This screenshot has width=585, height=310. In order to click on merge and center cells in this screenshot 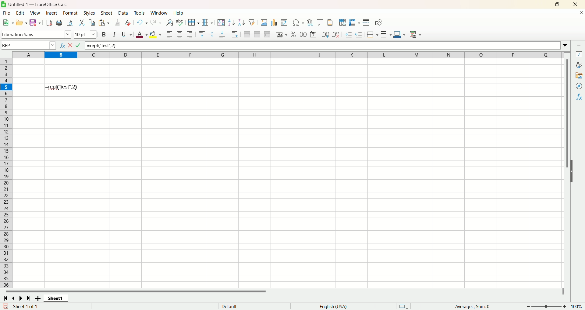, I will do `click(246, 34)`.